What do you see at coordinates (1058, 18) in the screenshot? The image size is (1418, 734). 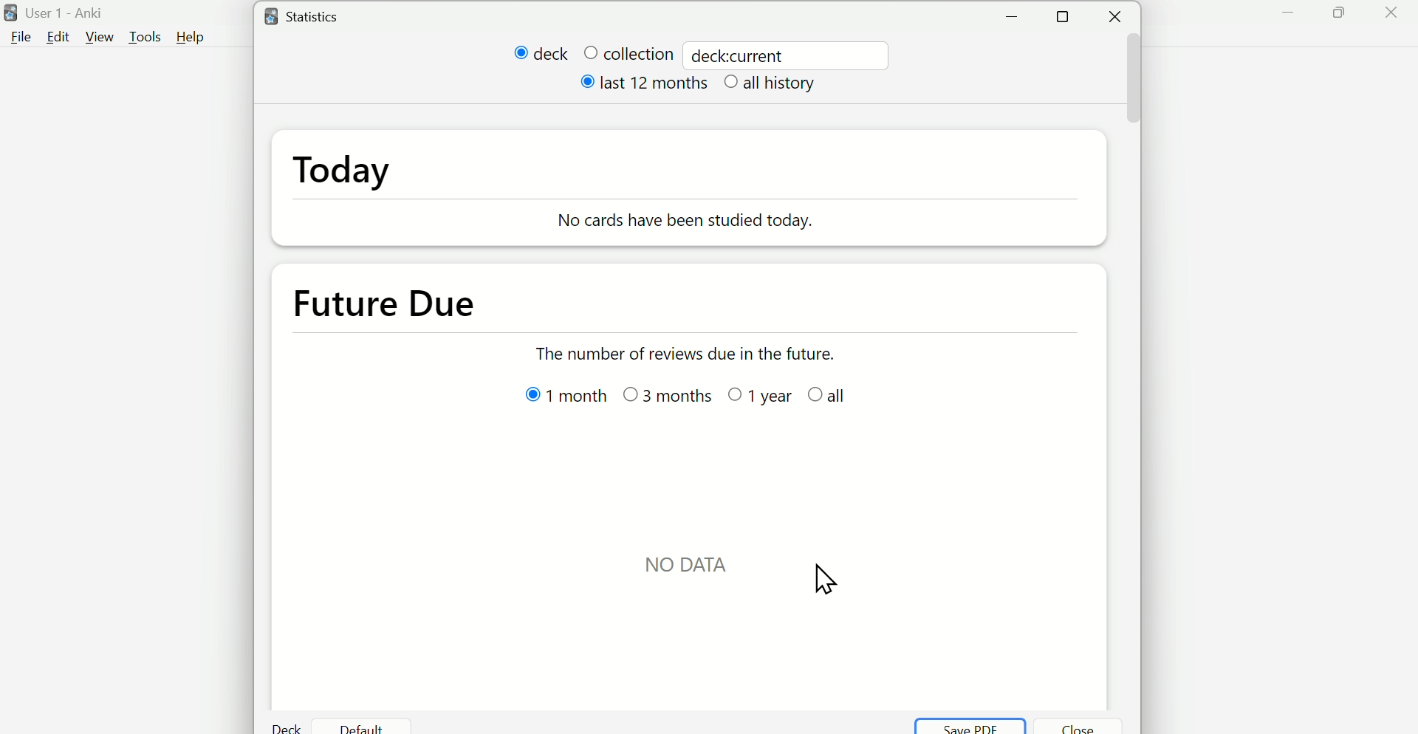 I see `Maximise` at bounding box center [1058, 18].